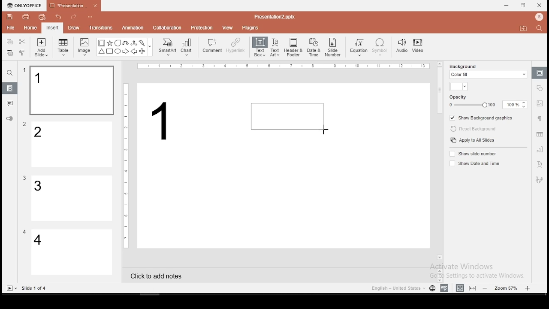  What do you see at coordinates (52, 27) in the screenshot?
I see `insert` at bounding box center [52, 27].